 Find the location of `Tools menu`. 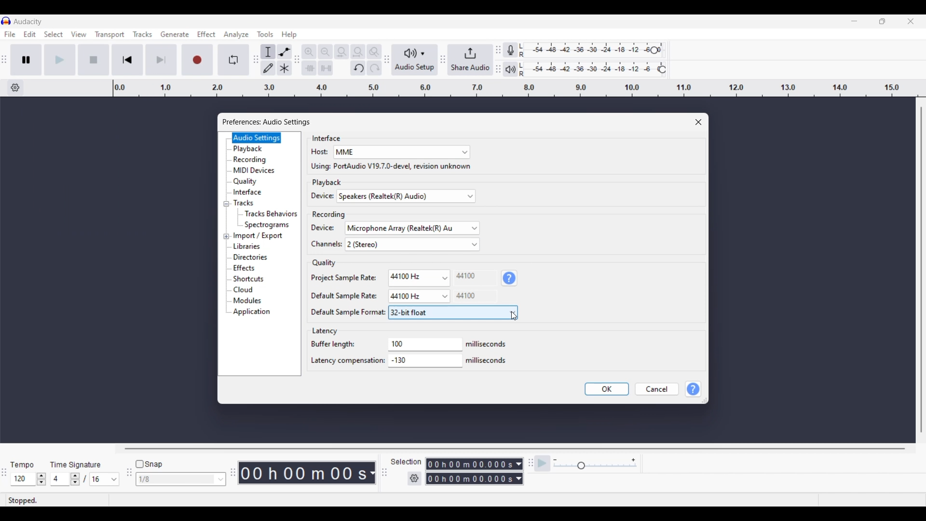

Tools menu is located at coordinates (265, 34).